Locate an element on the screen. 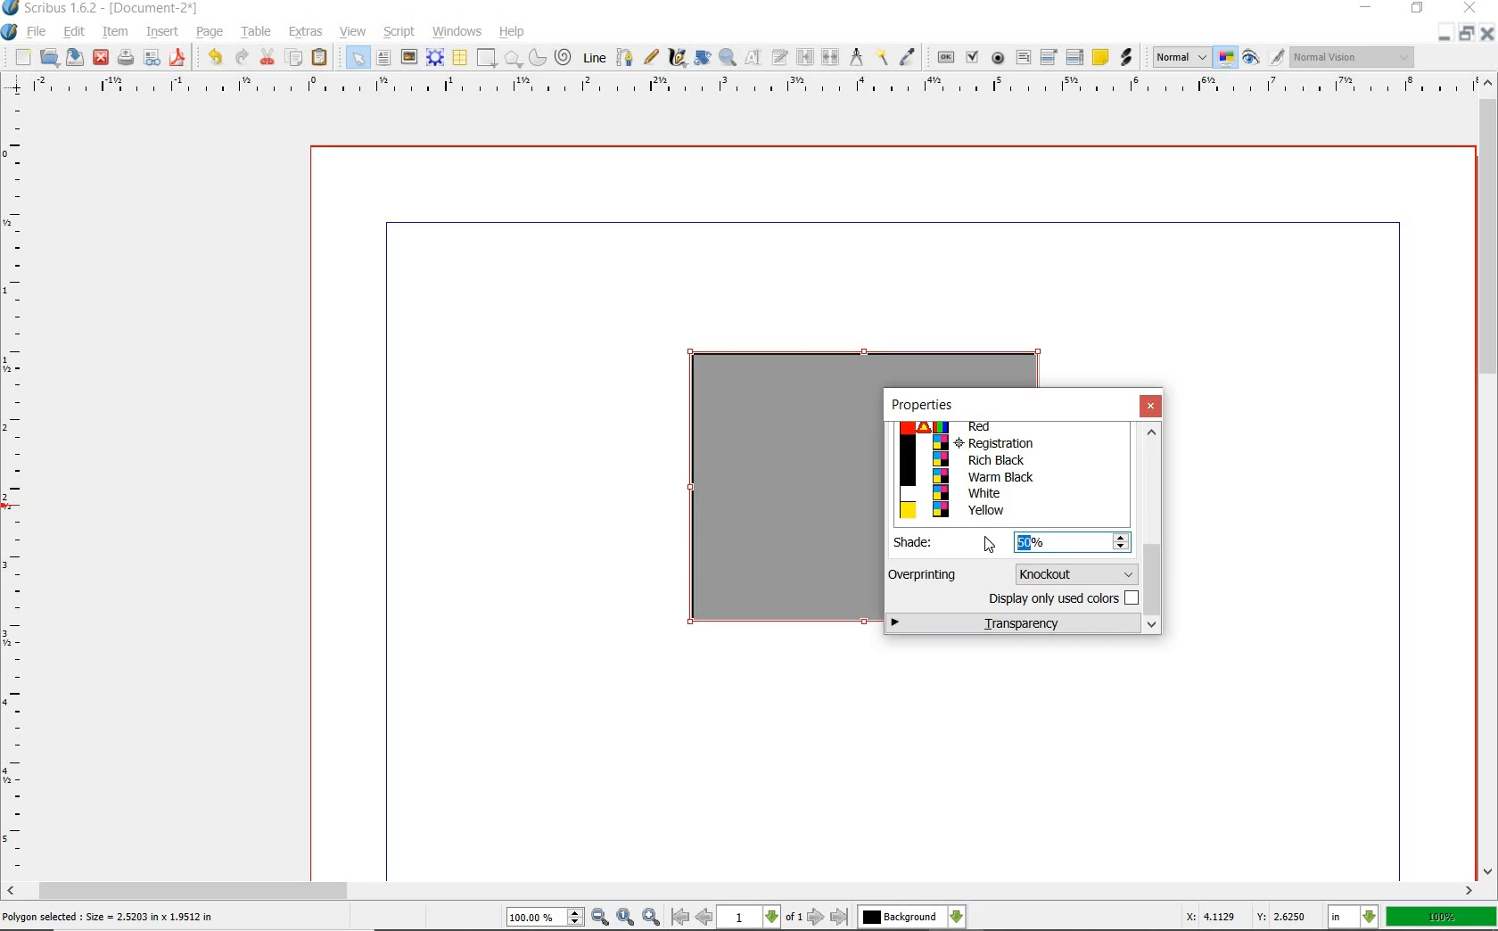 The image size is (1498, 931). text frame is located at coordinates (386, 57).